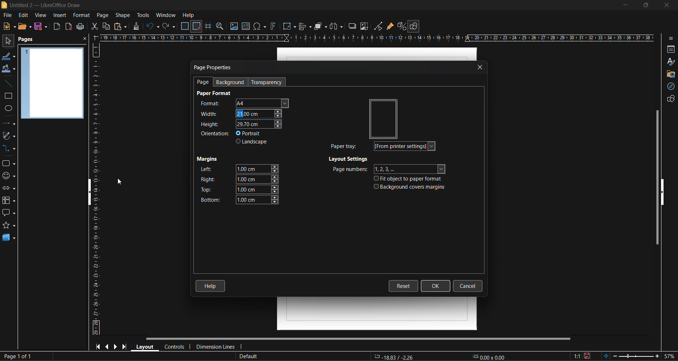  Describe the element at coordinates (353, 25) in the screenshot. I see `shadow` at that location.